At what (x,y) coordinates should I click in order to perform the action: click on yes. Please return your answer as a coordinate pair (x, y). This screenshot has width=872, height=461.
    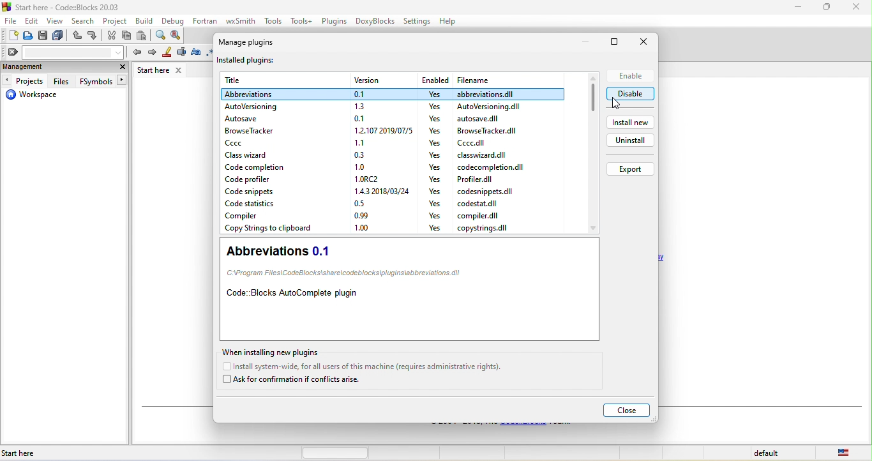
    Looking at the image, I should click on (435, 107).